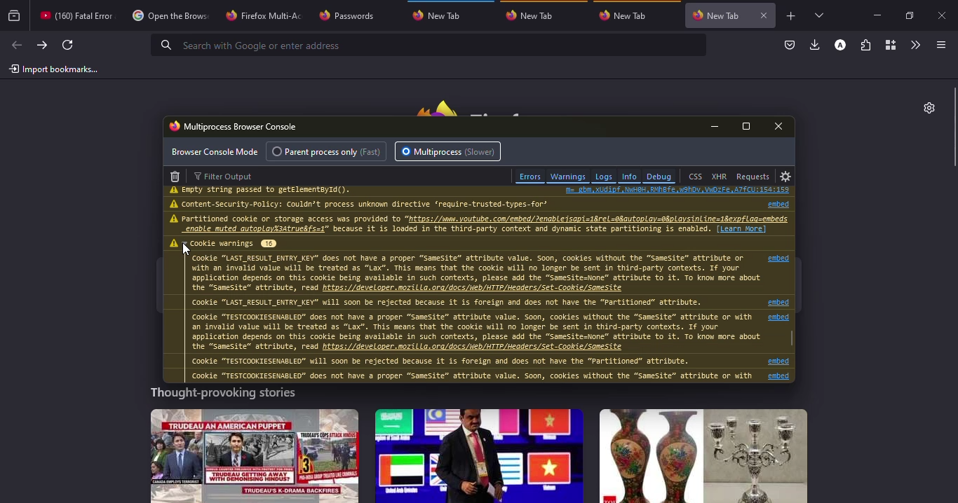  What do you see at coordinates (41, 46) in the screenshot?
I see `forward` at bounding box center [41, 46].